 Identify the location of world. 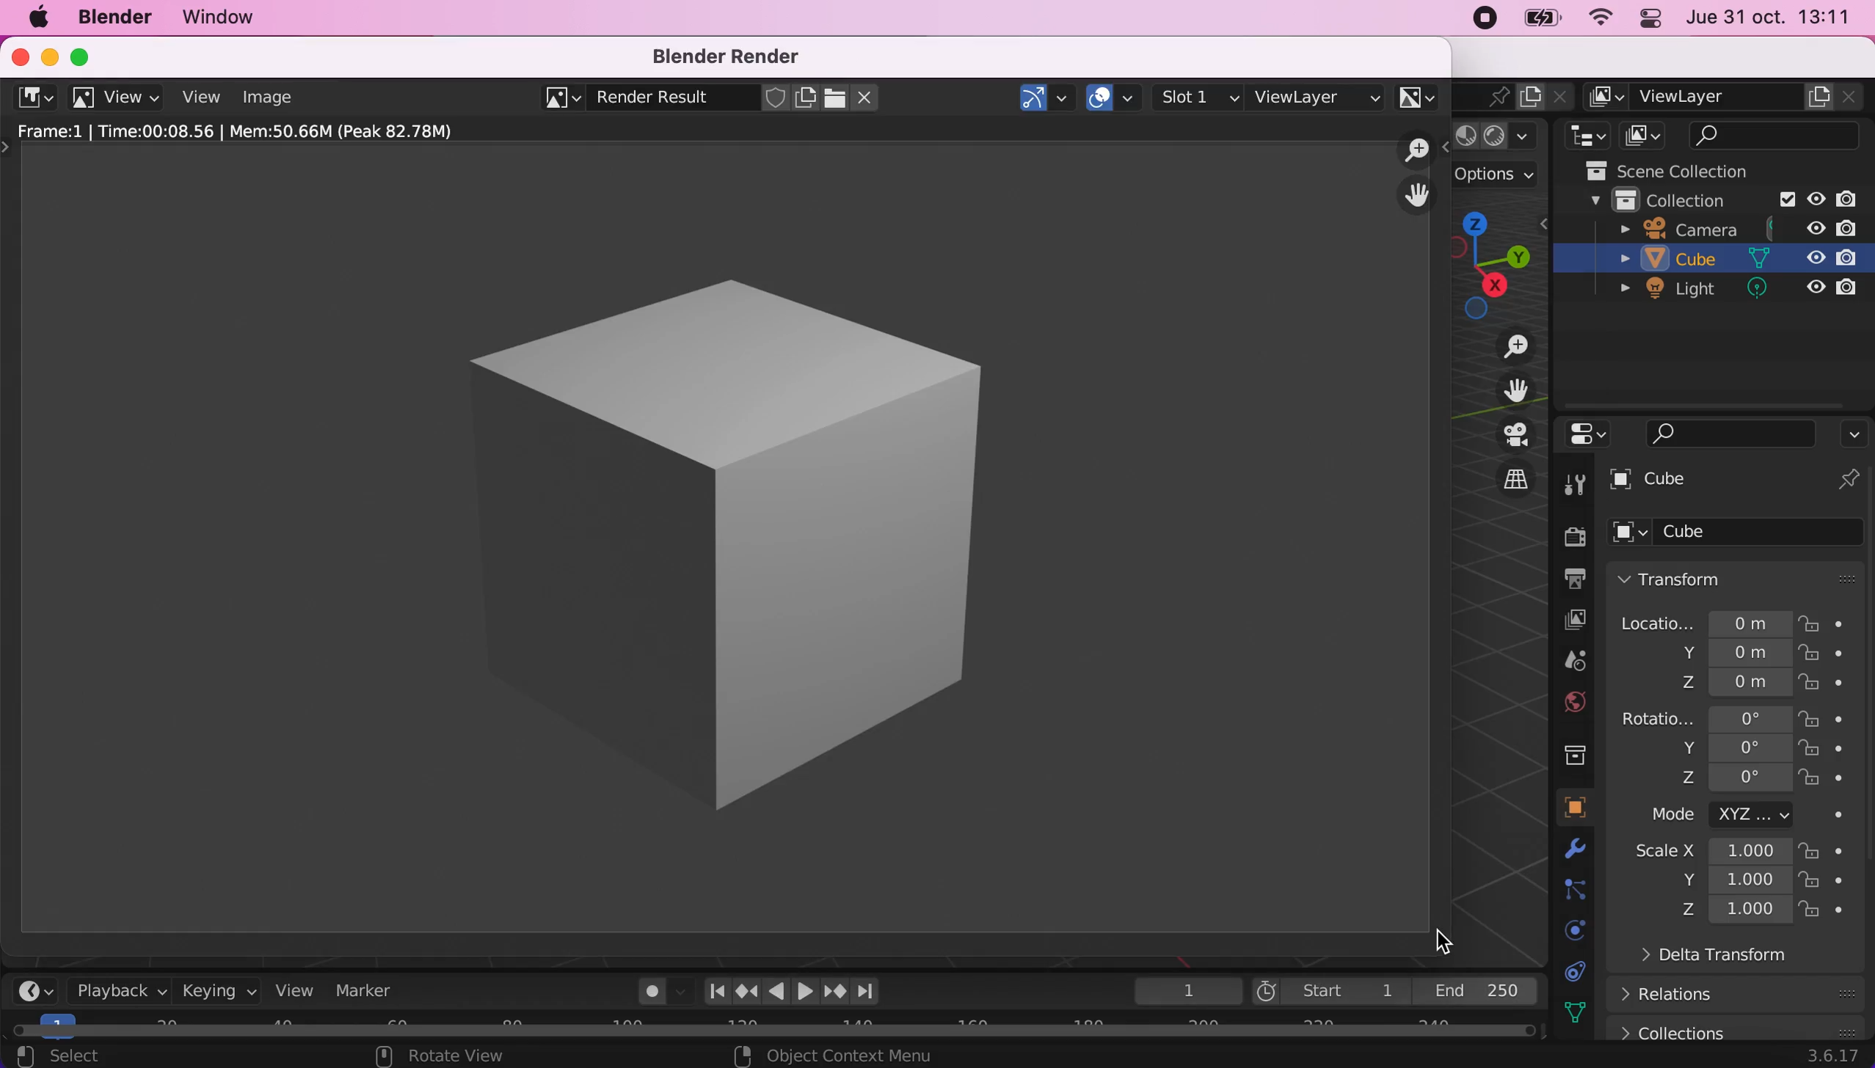
(1574, 702).